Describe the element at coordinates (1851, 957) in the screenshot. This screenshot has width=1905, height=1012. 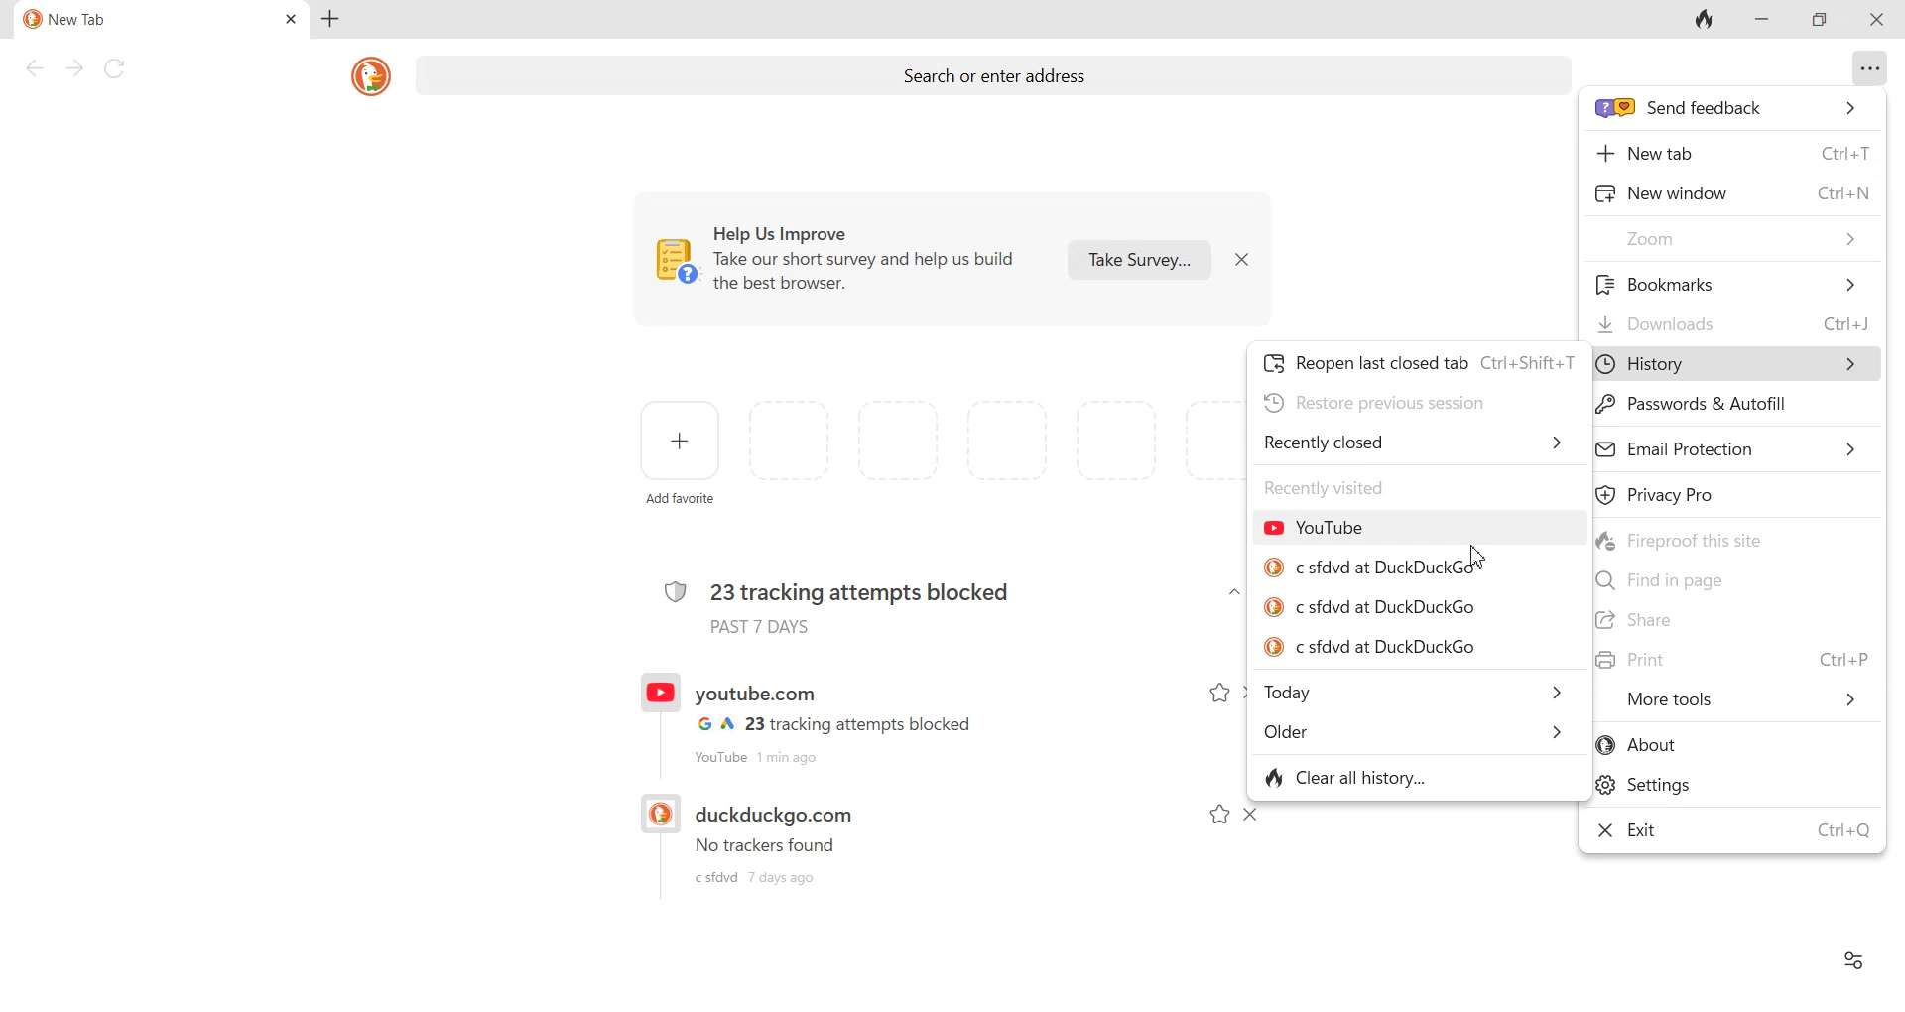
I see `Preferences` at that location.